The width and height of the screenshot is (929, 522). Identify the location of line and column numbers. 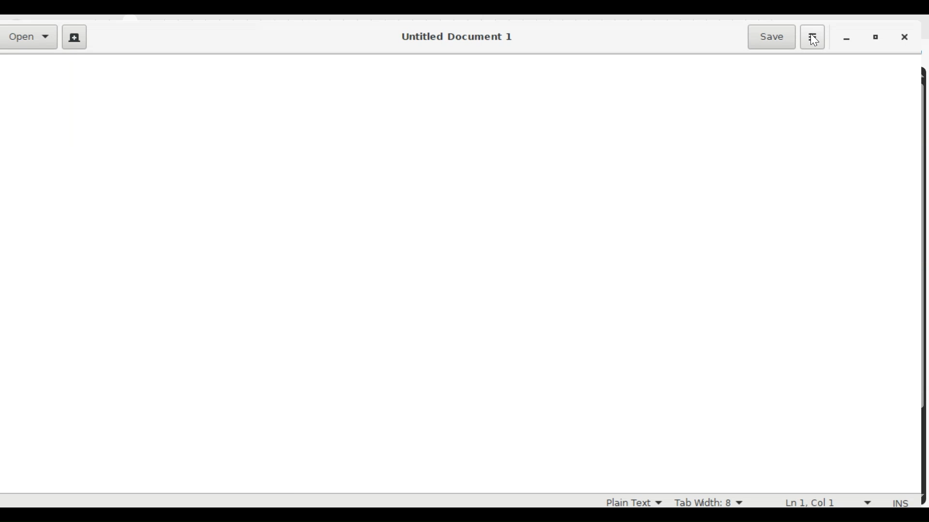
(831, 501).